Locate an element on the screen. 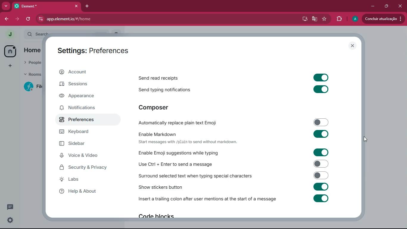  help is located at coordinates (84, 191).